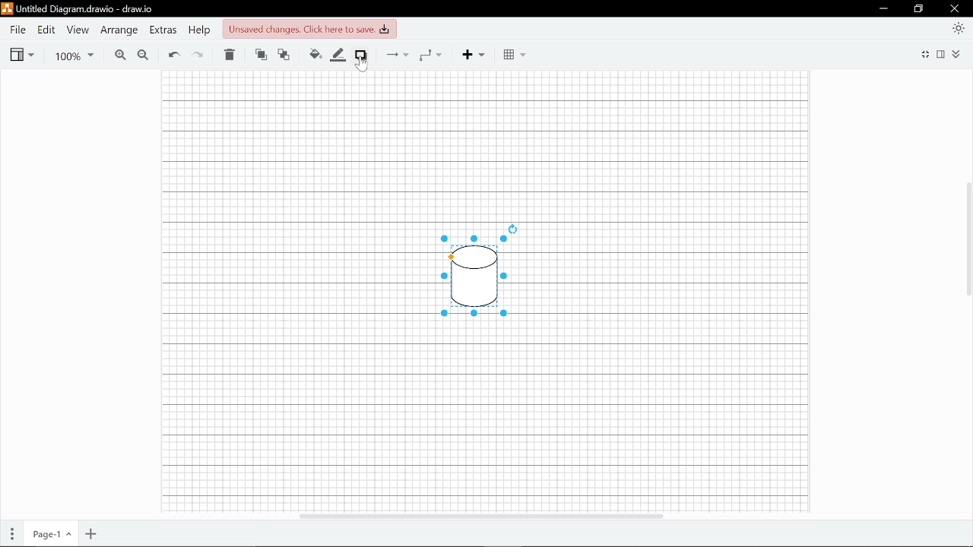 The height and width of the screenshot is (547, 973). What do you see at coordinates (118, 30) in the screenshot?
I see `Arrange` at bounding box center [118, 30].